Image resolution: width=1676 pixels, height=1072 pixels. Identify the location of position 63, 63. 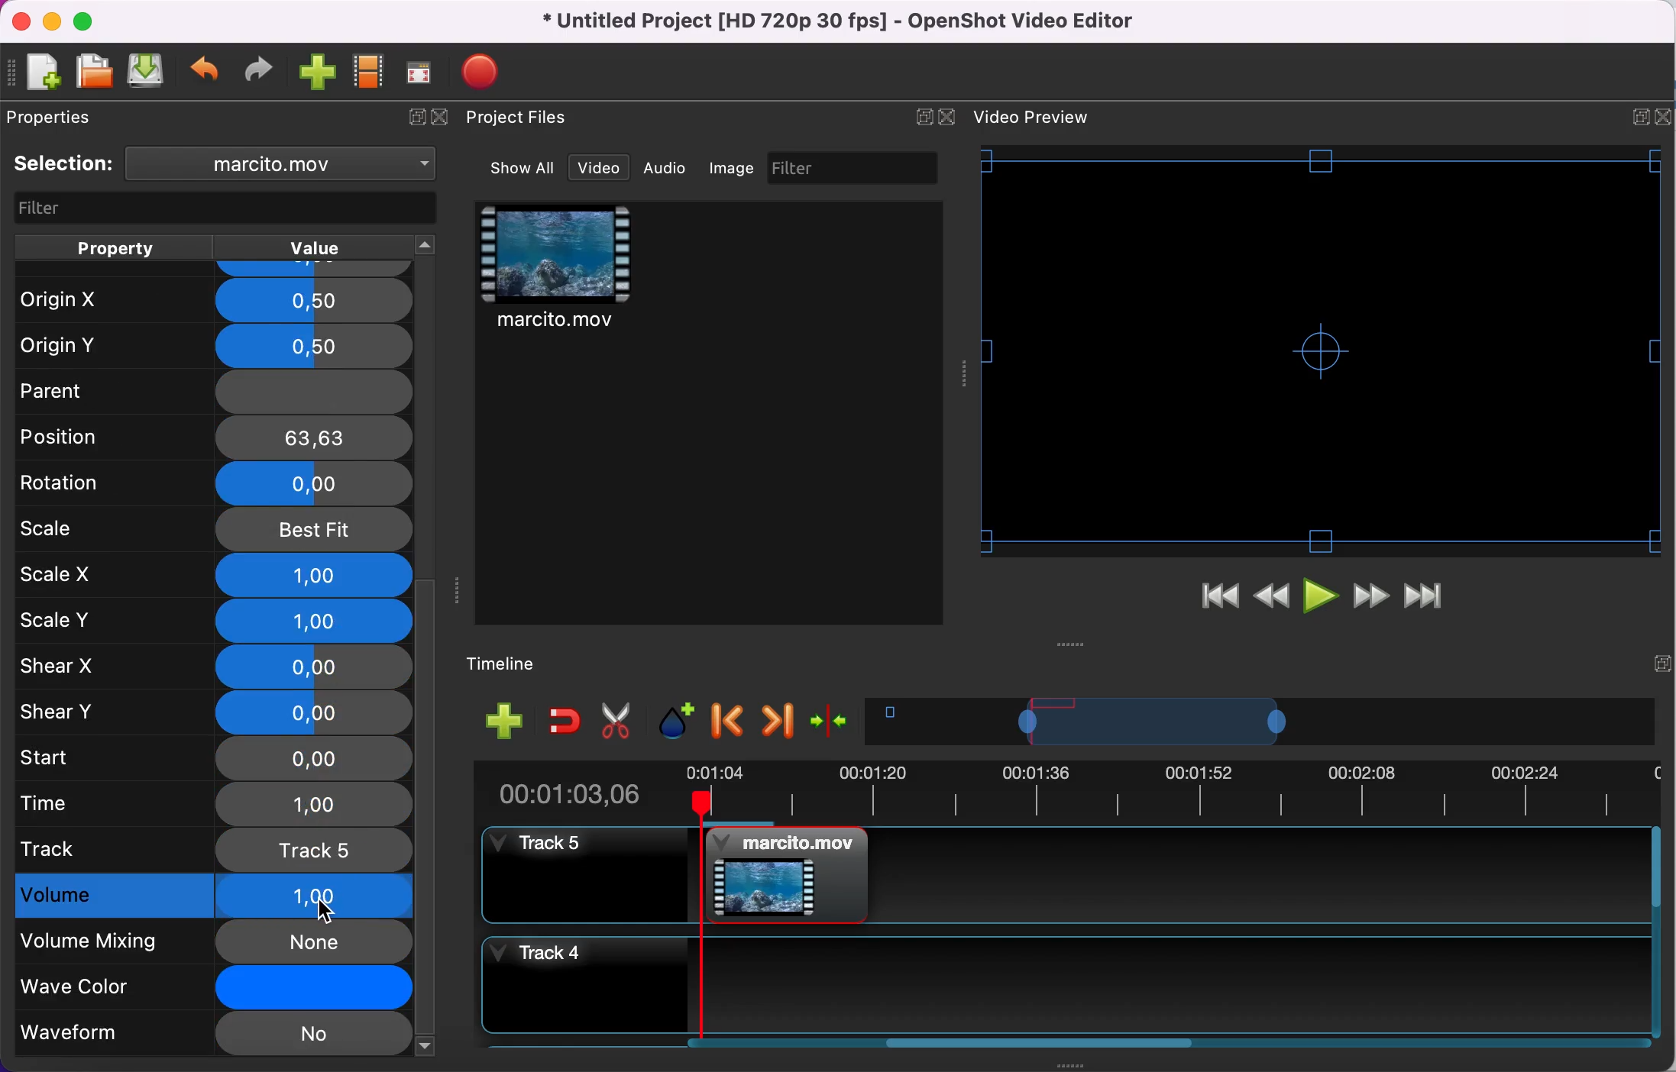
(217, 436).